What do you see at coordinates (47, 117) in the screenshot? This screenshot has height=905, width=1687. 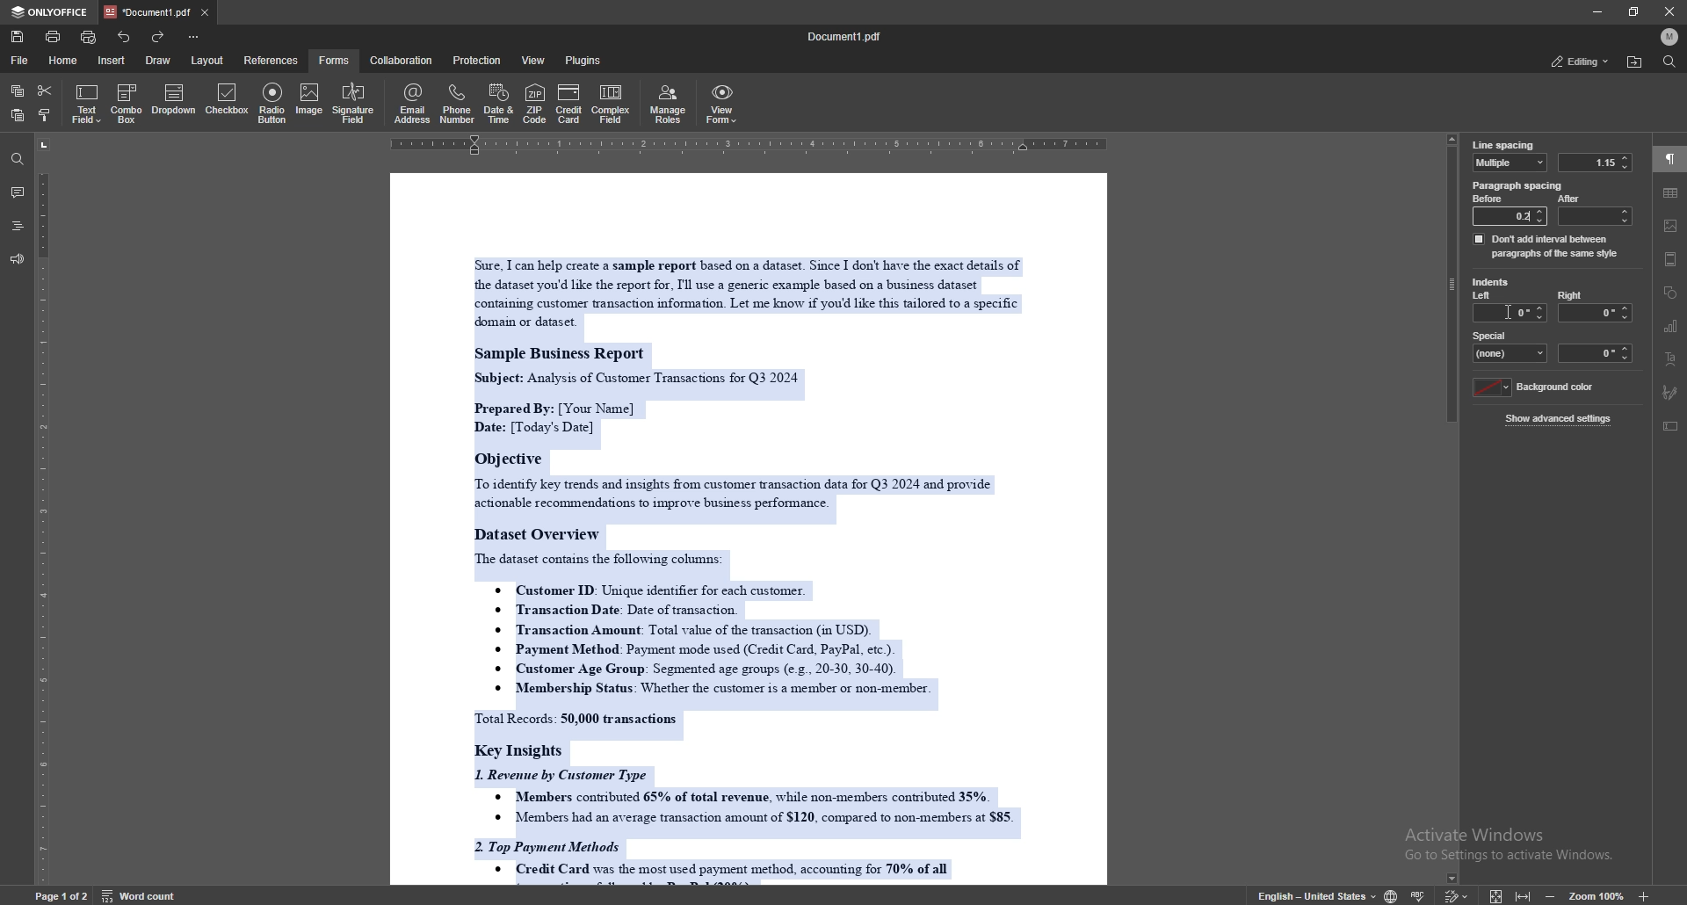 I see `copy style` at bounding box center [47, 117].